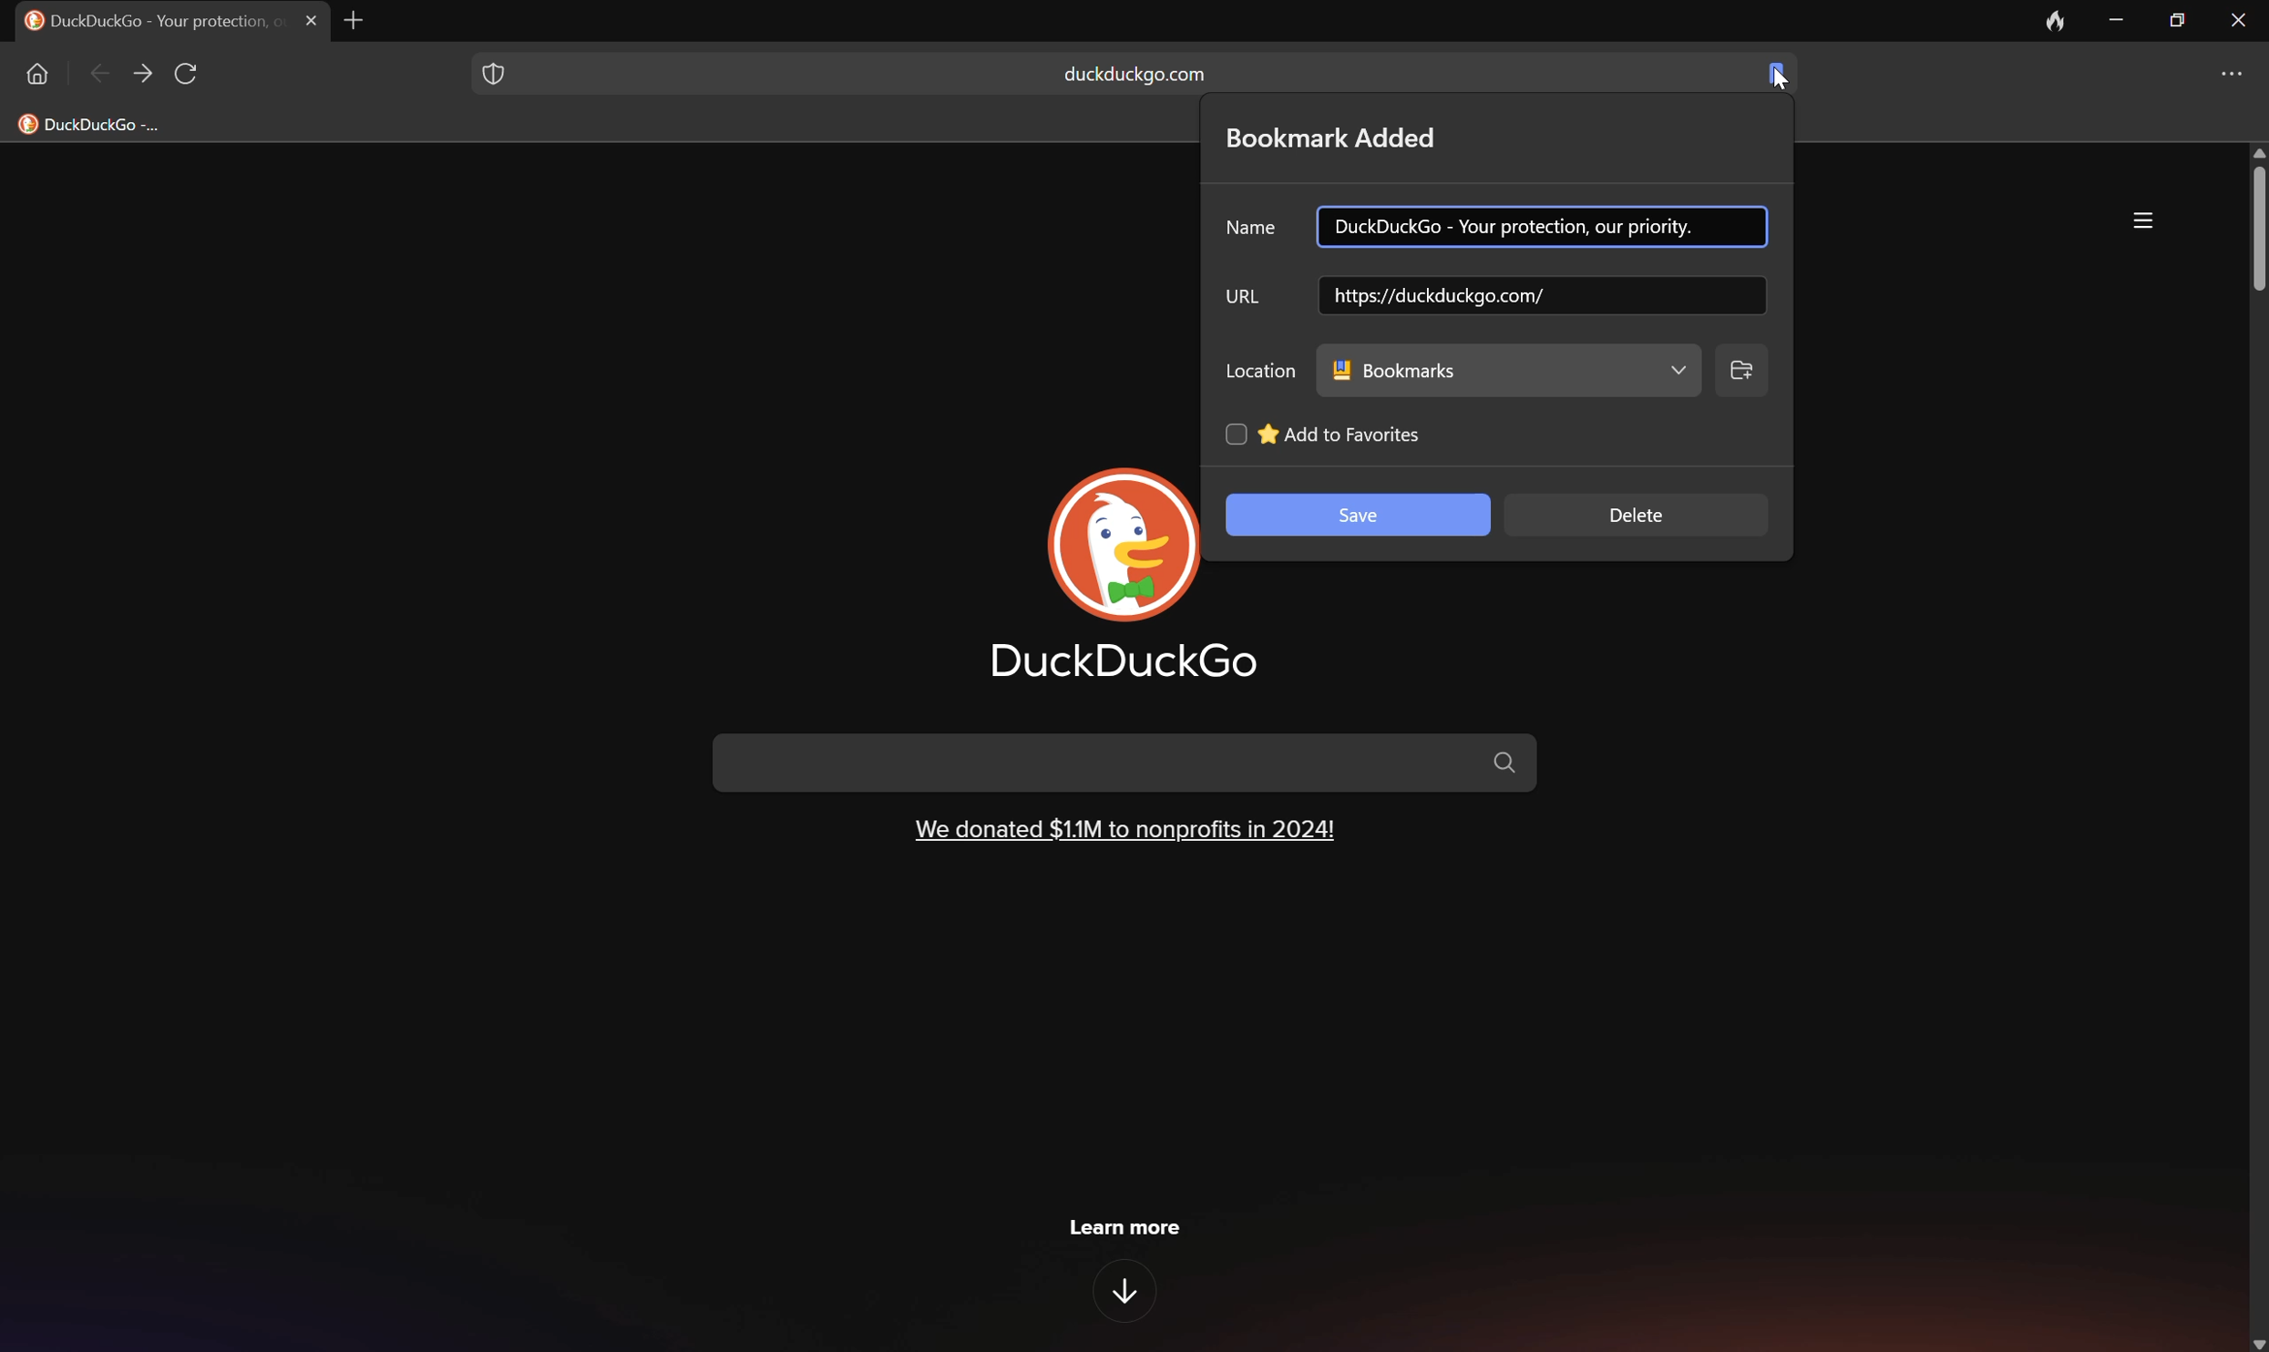  Describe the element at coordinates (1675, 370) in the screenshot. I see `Drop Down` at that location.